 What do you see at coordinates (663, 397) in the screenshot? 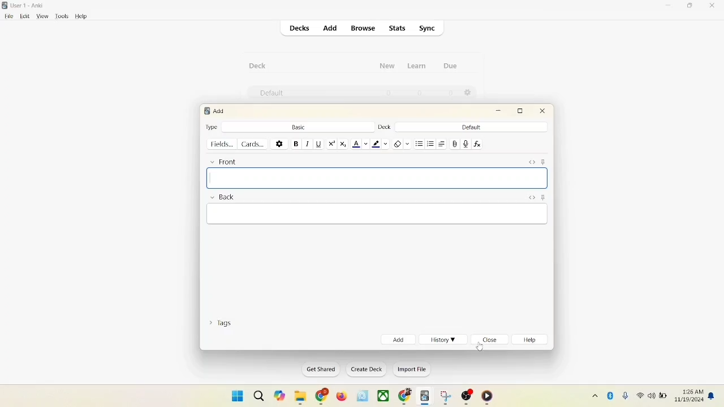
I see `battery` at bounding box center [663, 397].